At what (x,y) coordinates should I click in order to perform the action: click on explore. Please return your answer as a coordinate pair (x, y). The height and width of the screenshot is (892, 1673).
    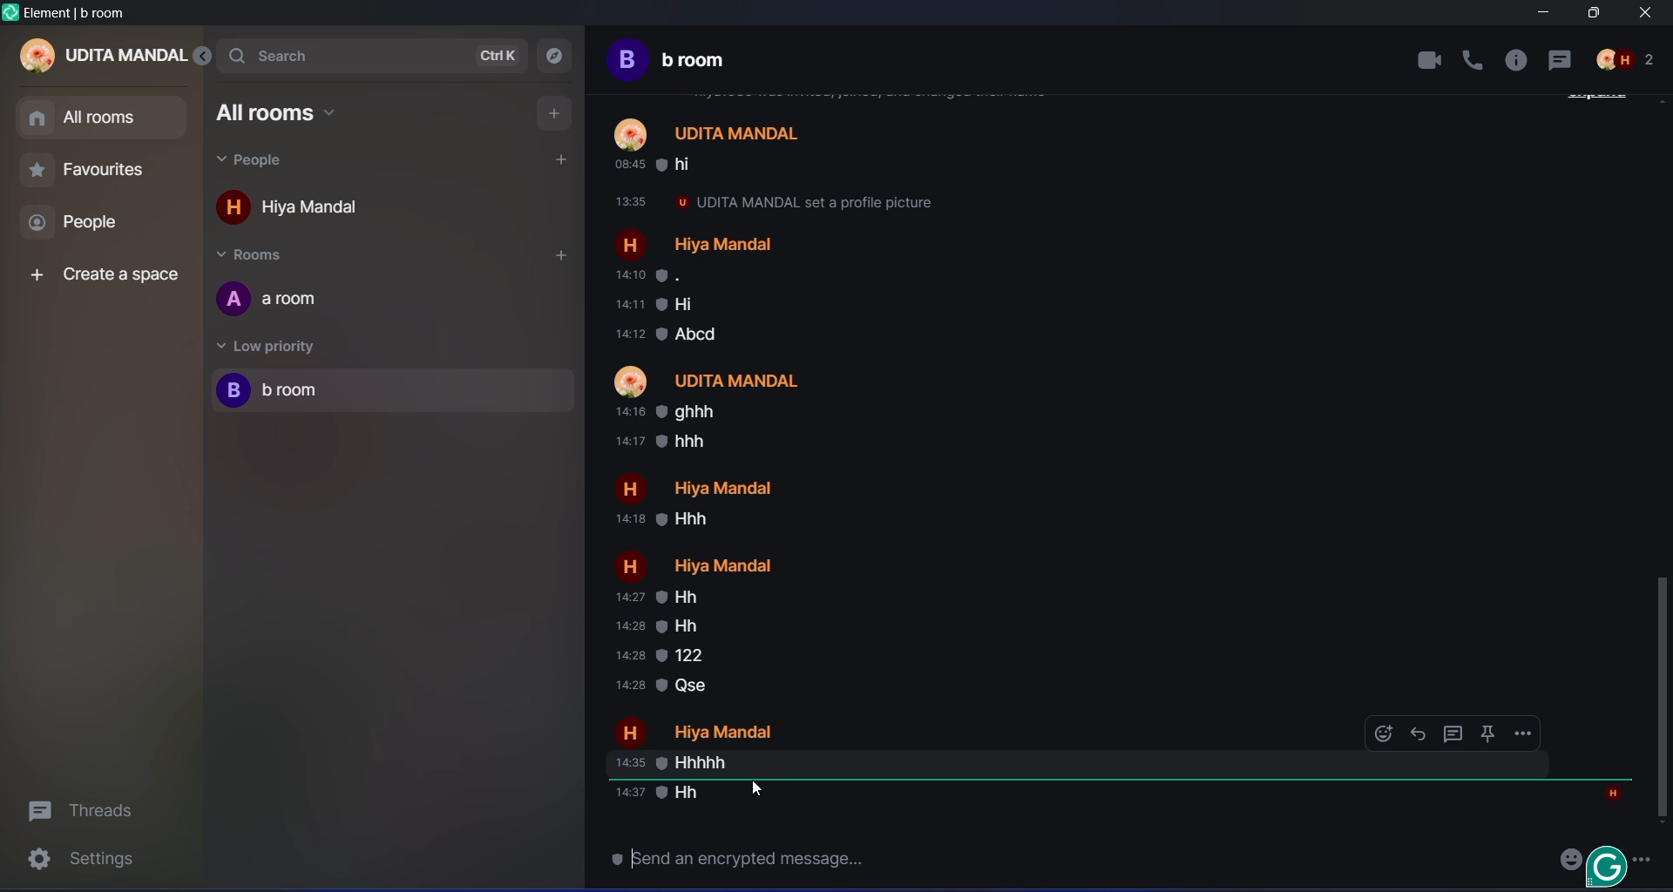
    Looking at the image, I should click on (555, 59).